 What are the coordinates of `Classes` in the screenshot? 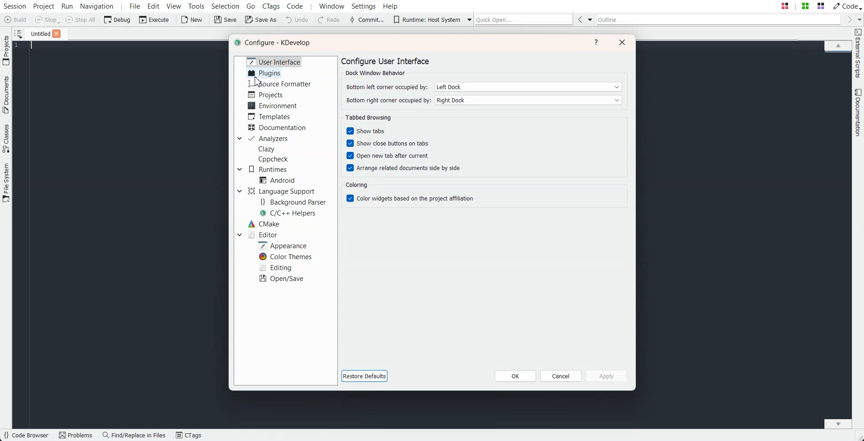 It's located at (6, 138).